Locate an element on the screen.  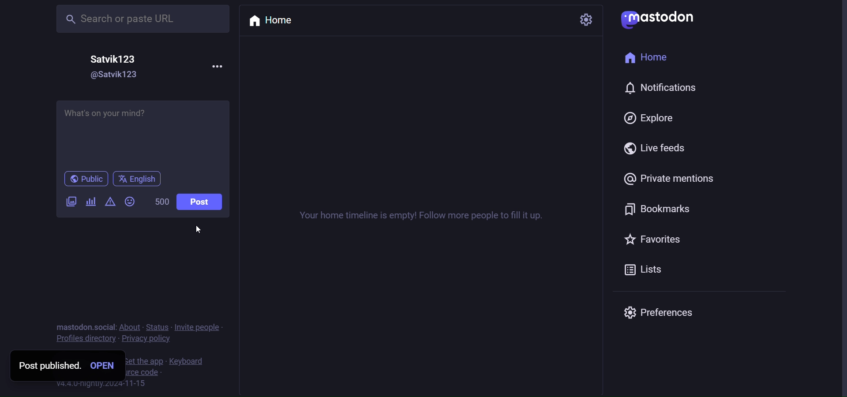
add a poll is located at coordinates (91, 201).